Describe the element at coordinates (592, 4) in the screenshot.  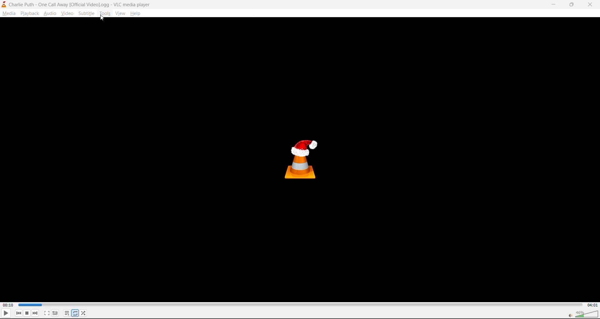
I see `close` at that location.